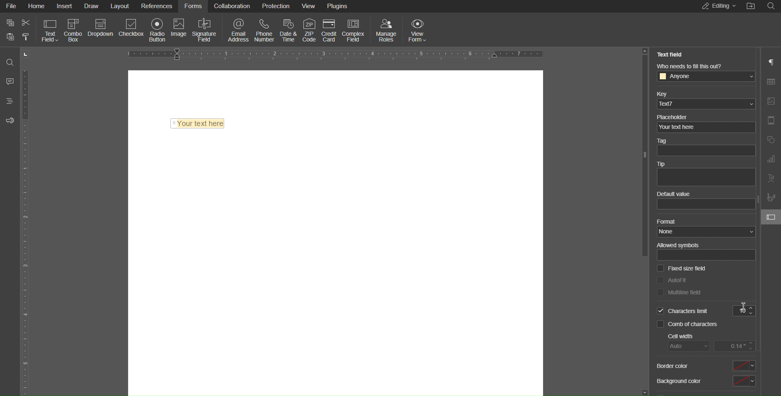 Image resolution: width=781 pixels, height=396 pixels. I want to click on Combo Box, so click(73, 29).